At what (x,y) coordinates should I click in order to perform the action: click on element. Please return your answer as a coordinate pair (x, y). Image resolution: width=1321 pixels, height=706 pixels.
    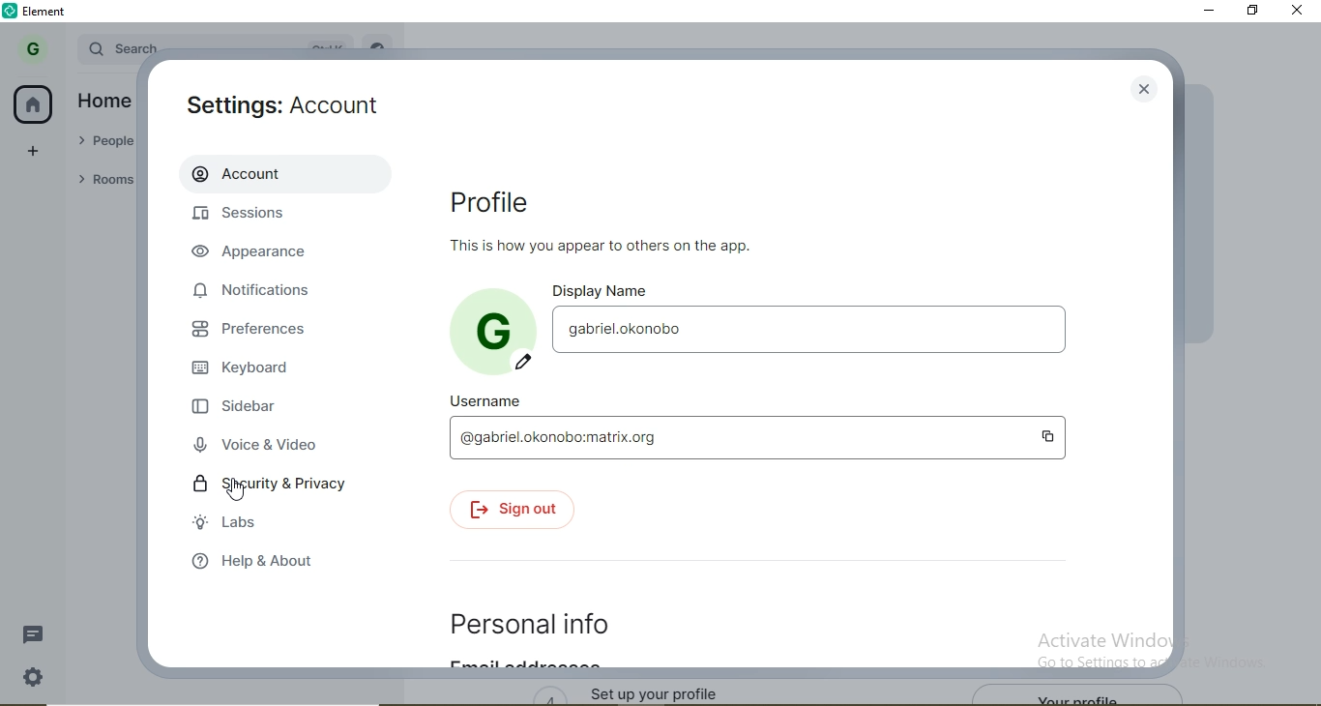
    Looking at the image, I should click on (49, 12).